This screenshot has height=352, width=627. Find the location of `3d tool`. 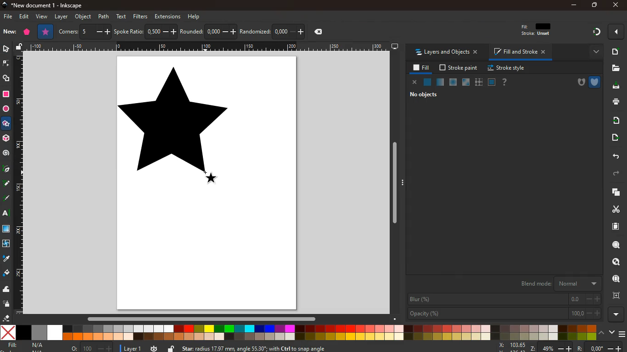

3d tool is located at coordinates (6, 138).